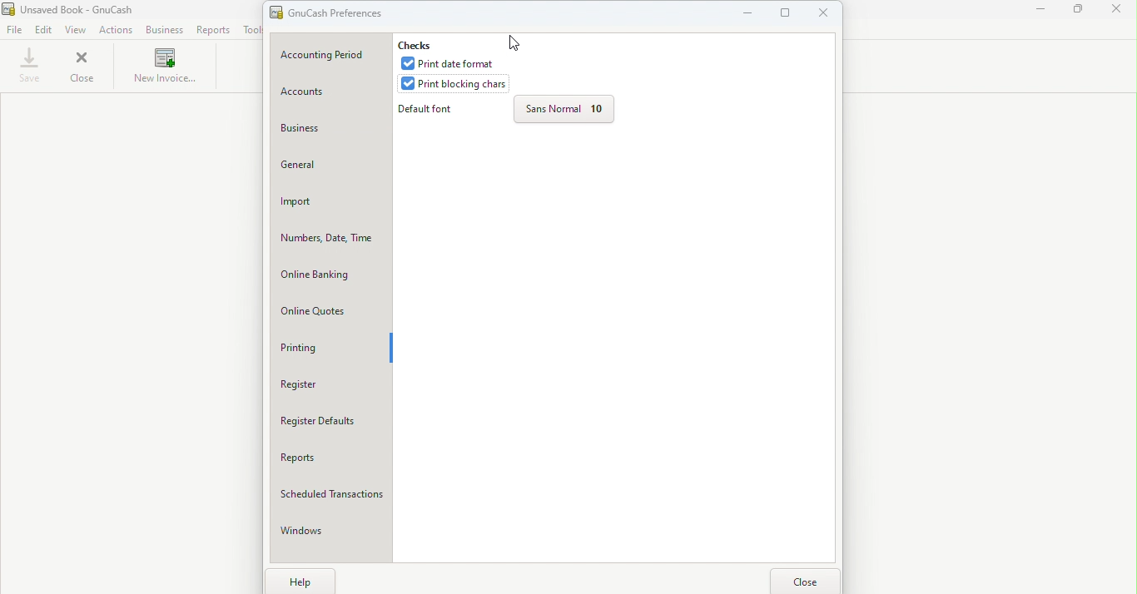  What do you see at coordinates (47, 31) in the screenshot?
I see `Edit` at bounding box center [47, 31].